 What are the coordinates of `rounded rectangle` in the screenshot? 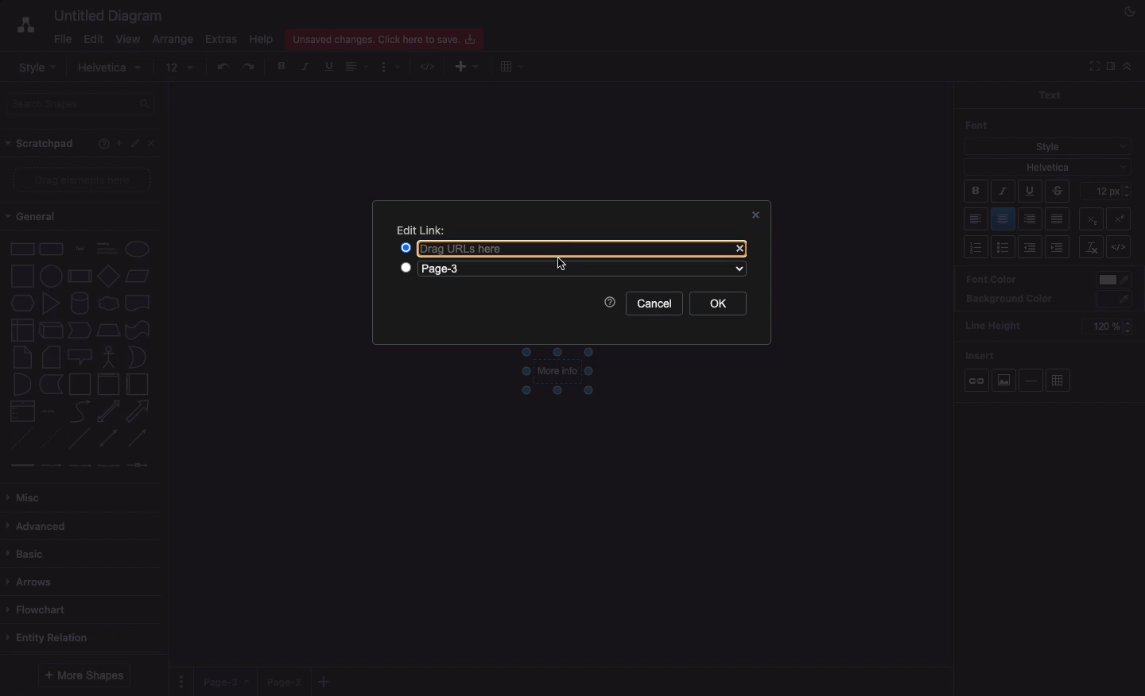 It's located at (52, 248).